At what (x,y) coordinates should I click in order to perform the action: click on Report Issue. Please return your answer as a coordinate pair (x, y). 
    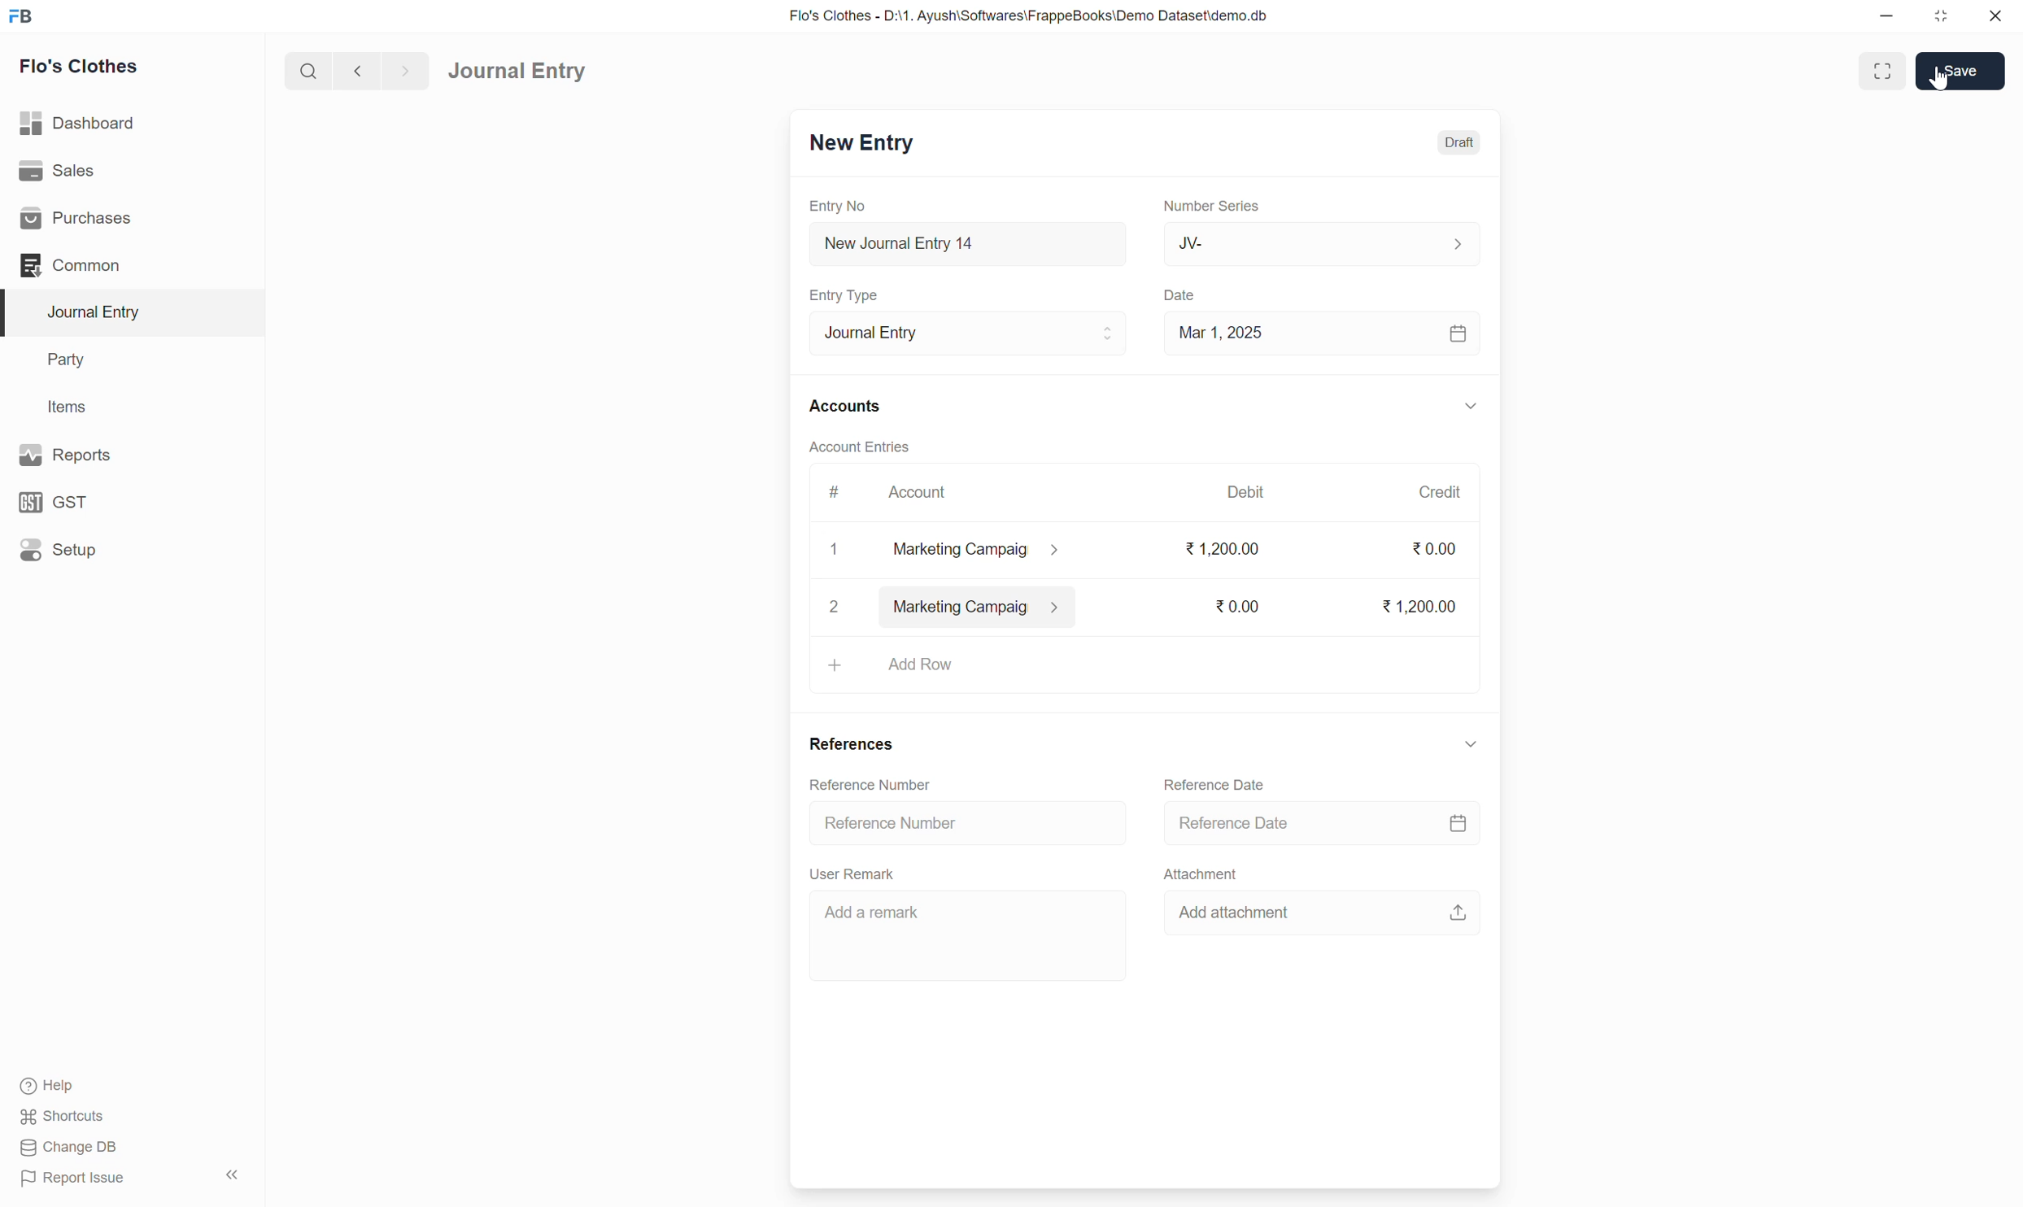
    Looking at the image, I should click on (79, 1179).